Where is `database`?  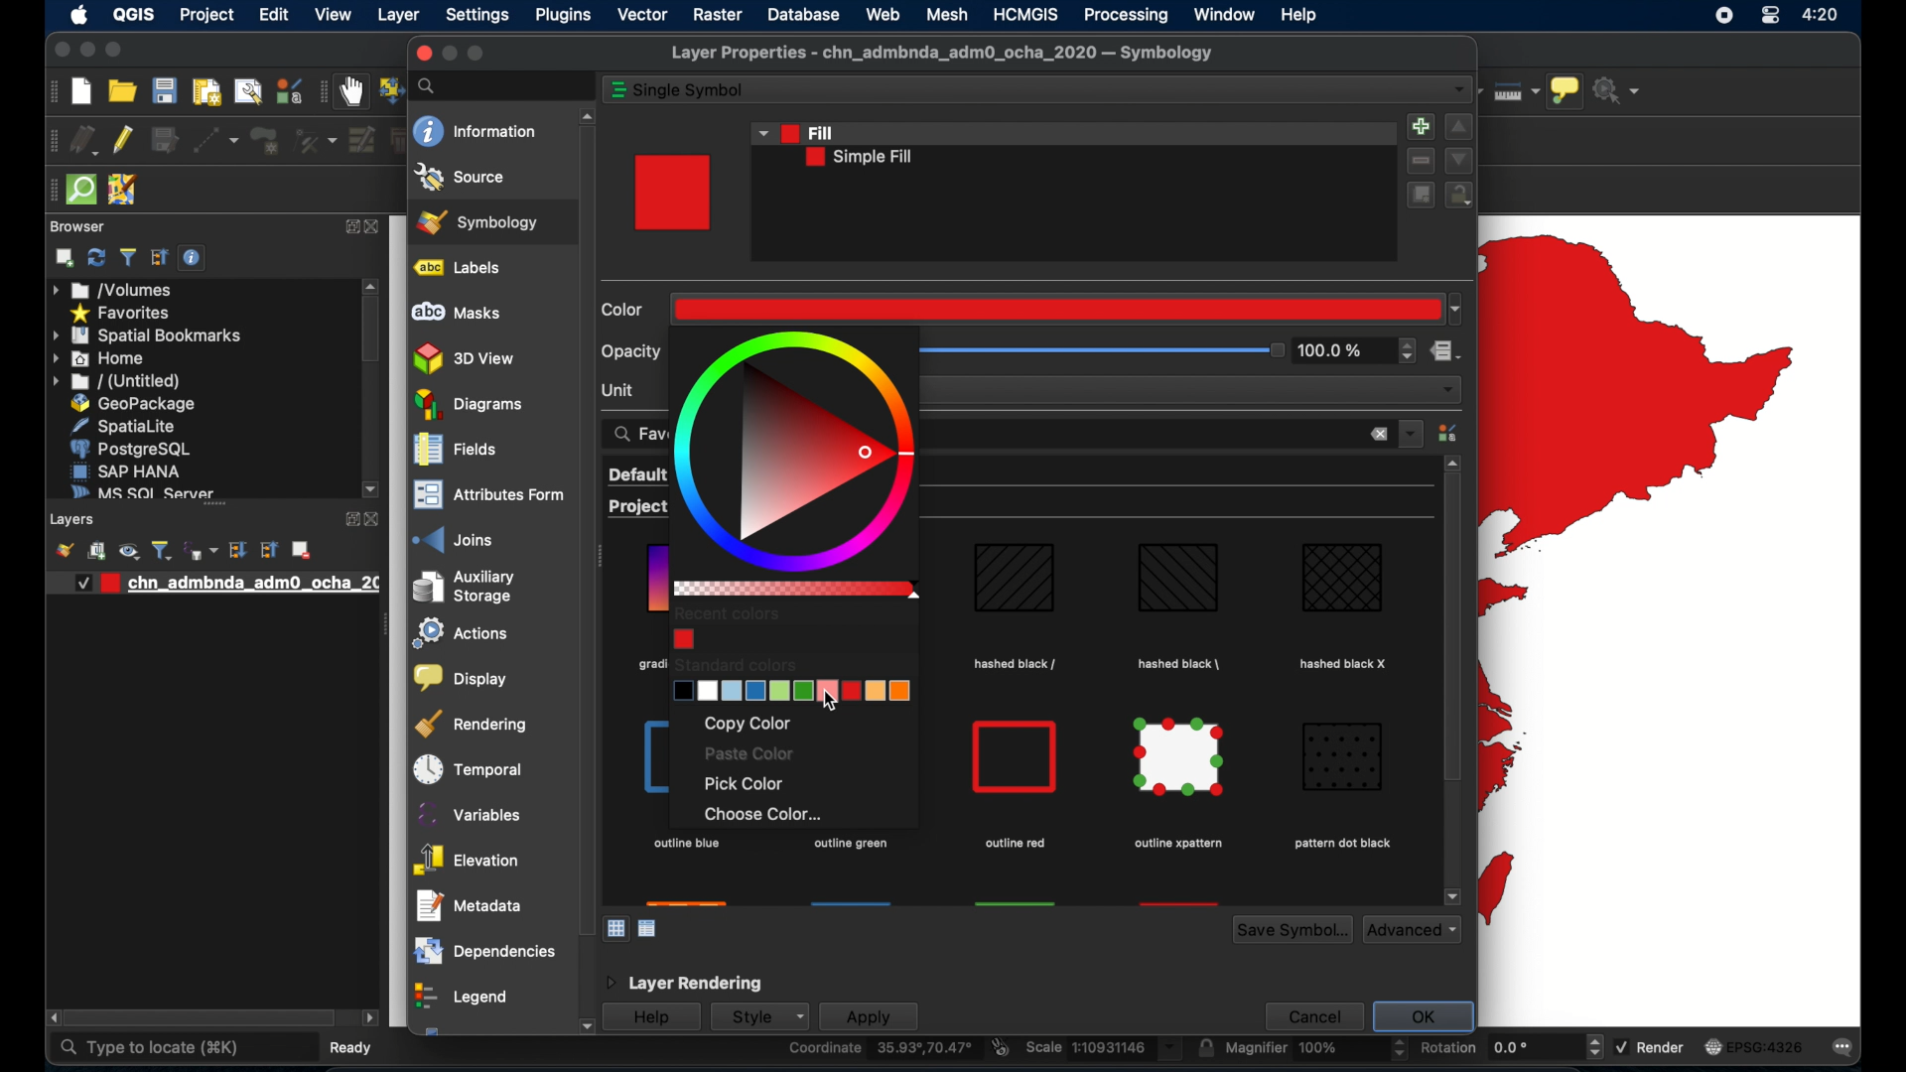
database is located at coordinates (806, 14).